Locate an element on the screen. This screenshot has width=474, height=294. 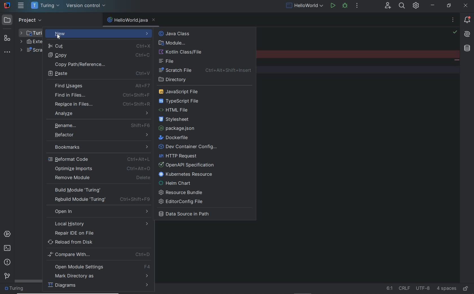
package.json is located at coordinates (179, 128).